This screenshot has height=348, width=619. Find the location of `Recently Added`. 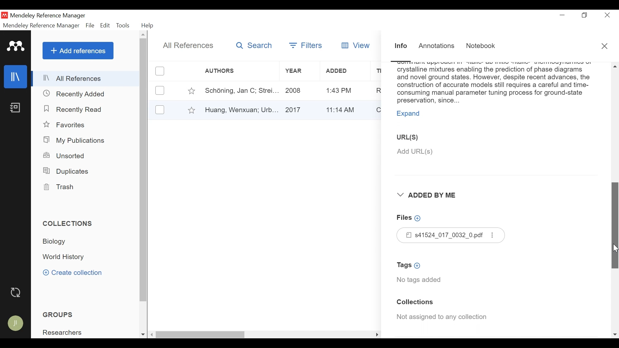

Recently Added is located at coordinates (75, 94).